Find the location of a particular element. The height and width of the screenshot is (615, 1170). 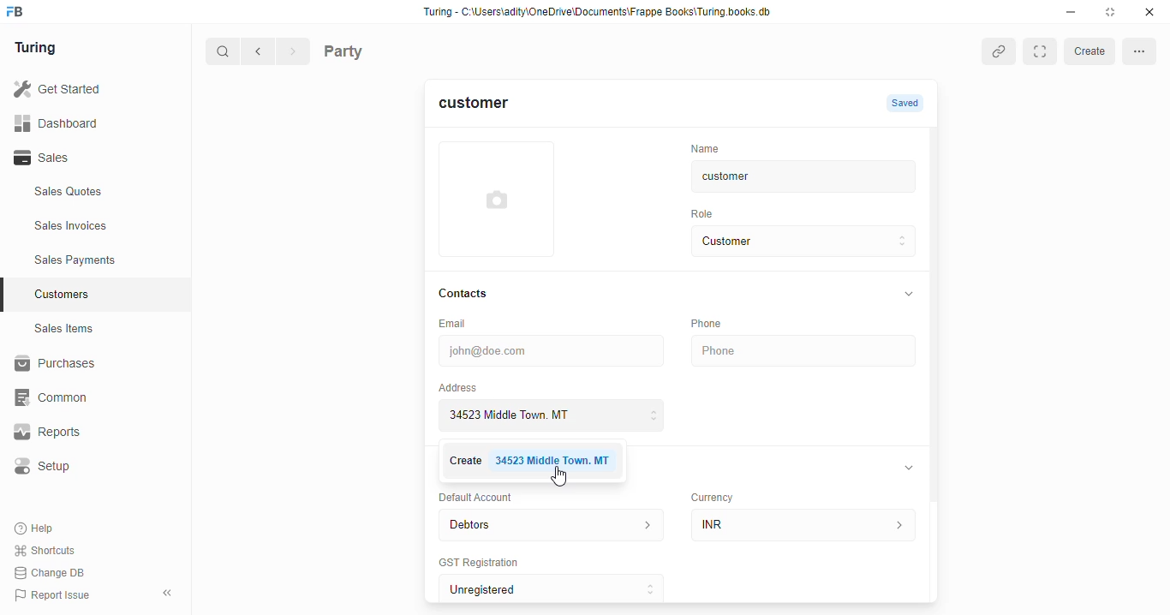

john@doe.com is located at coordinates (549, 349).